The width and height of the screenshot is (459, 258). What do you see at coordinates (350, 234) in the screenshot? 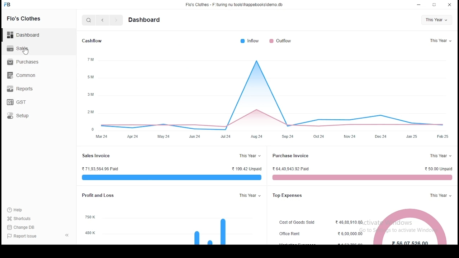
I see `6,00,000.00` at bounding box center [350, 234].